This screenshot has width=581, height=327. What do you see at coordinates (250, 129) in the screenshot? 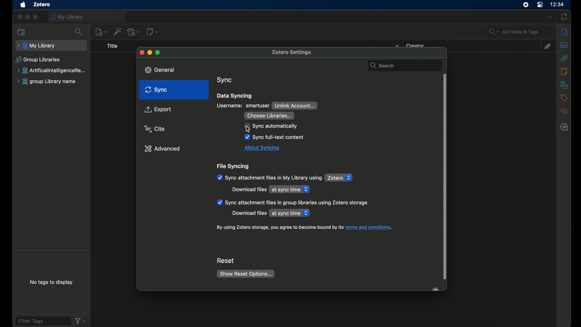
I see `cursor` at bounding box center [250, 129].